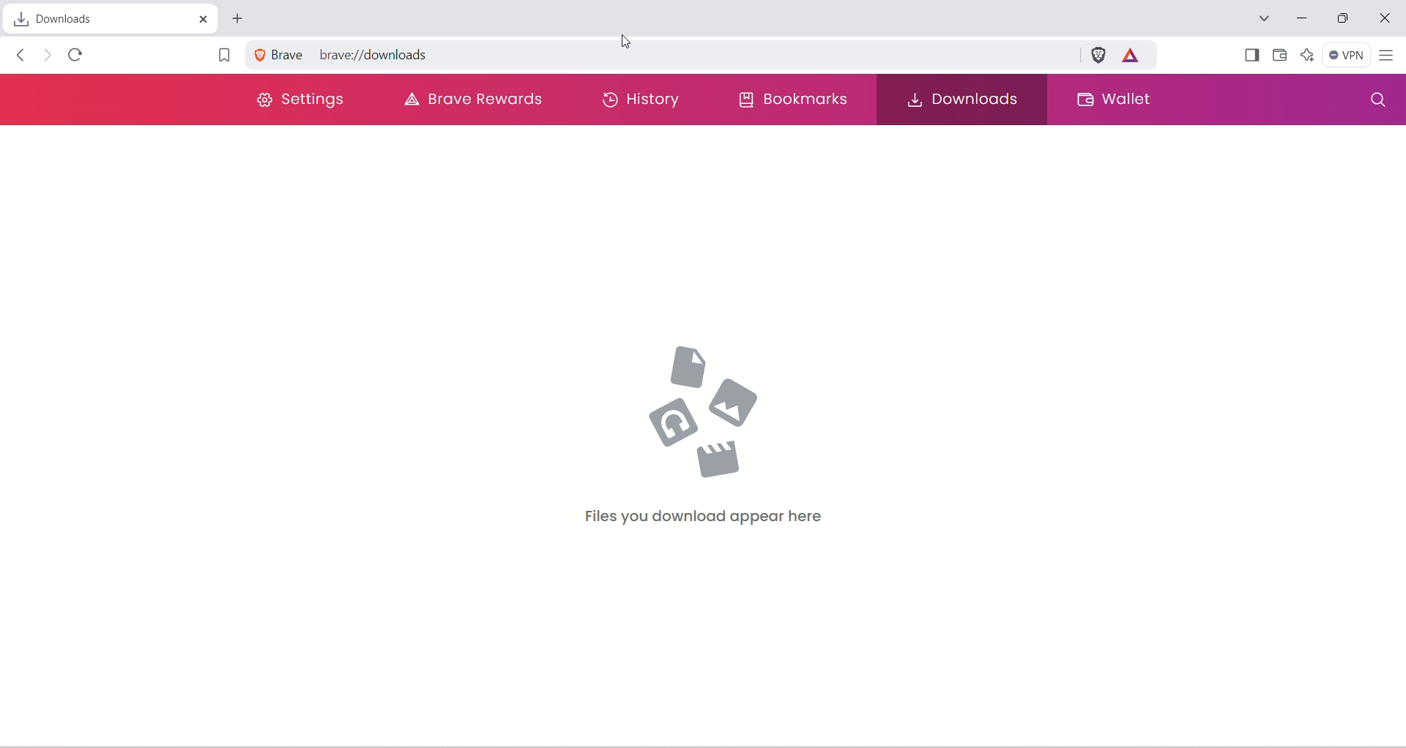 The image size is (1406, 748). What do you see at coordinates (1282, 56) in the screenshot?
I see `wallet` at bounding box center [1282, 56].